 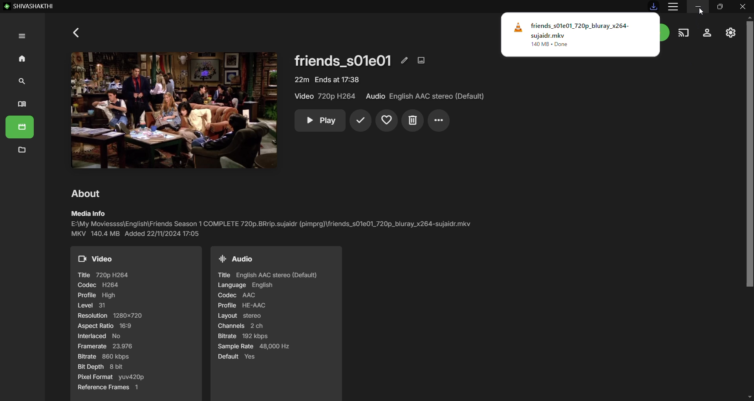 What do you see at coordinates (743, 6) in the screenshot?
I see `Close` at bounding box center [743, 6].